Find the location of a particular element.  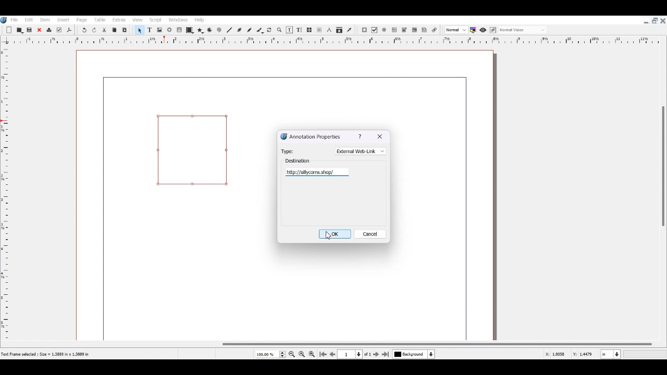

Extras is located at coordinates (119, 20).